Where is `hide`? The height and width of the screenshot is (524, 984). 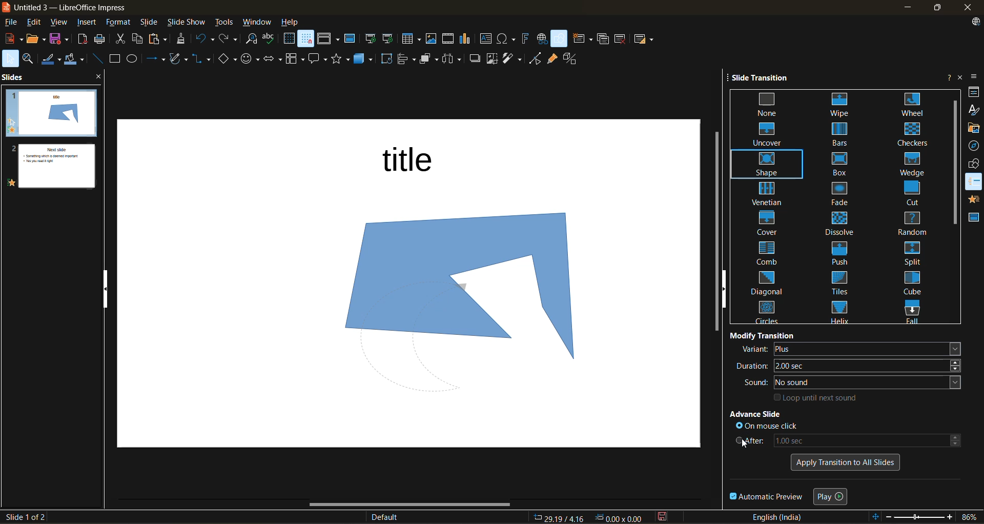 hide is located at coordinates (726, 289).